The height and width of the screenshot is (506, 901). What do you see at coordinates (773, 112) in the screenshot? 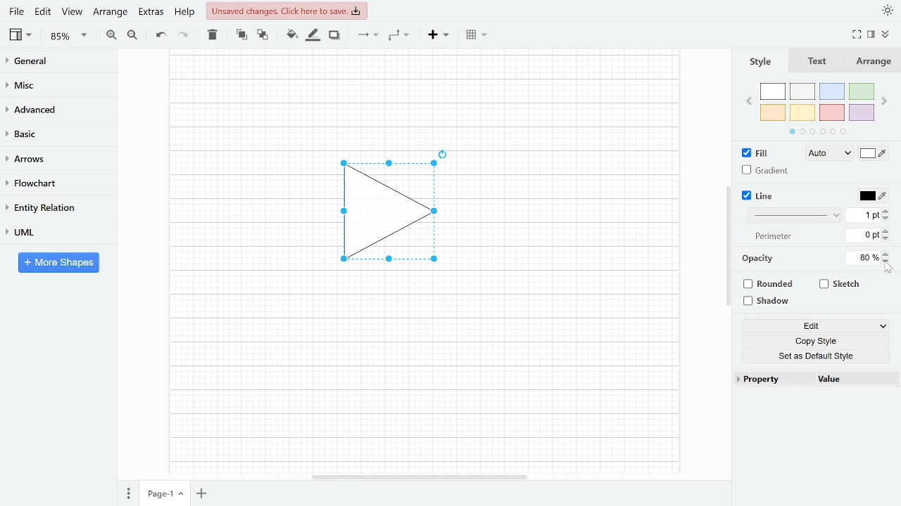
I see `orange` at bounding box center [773, 112].